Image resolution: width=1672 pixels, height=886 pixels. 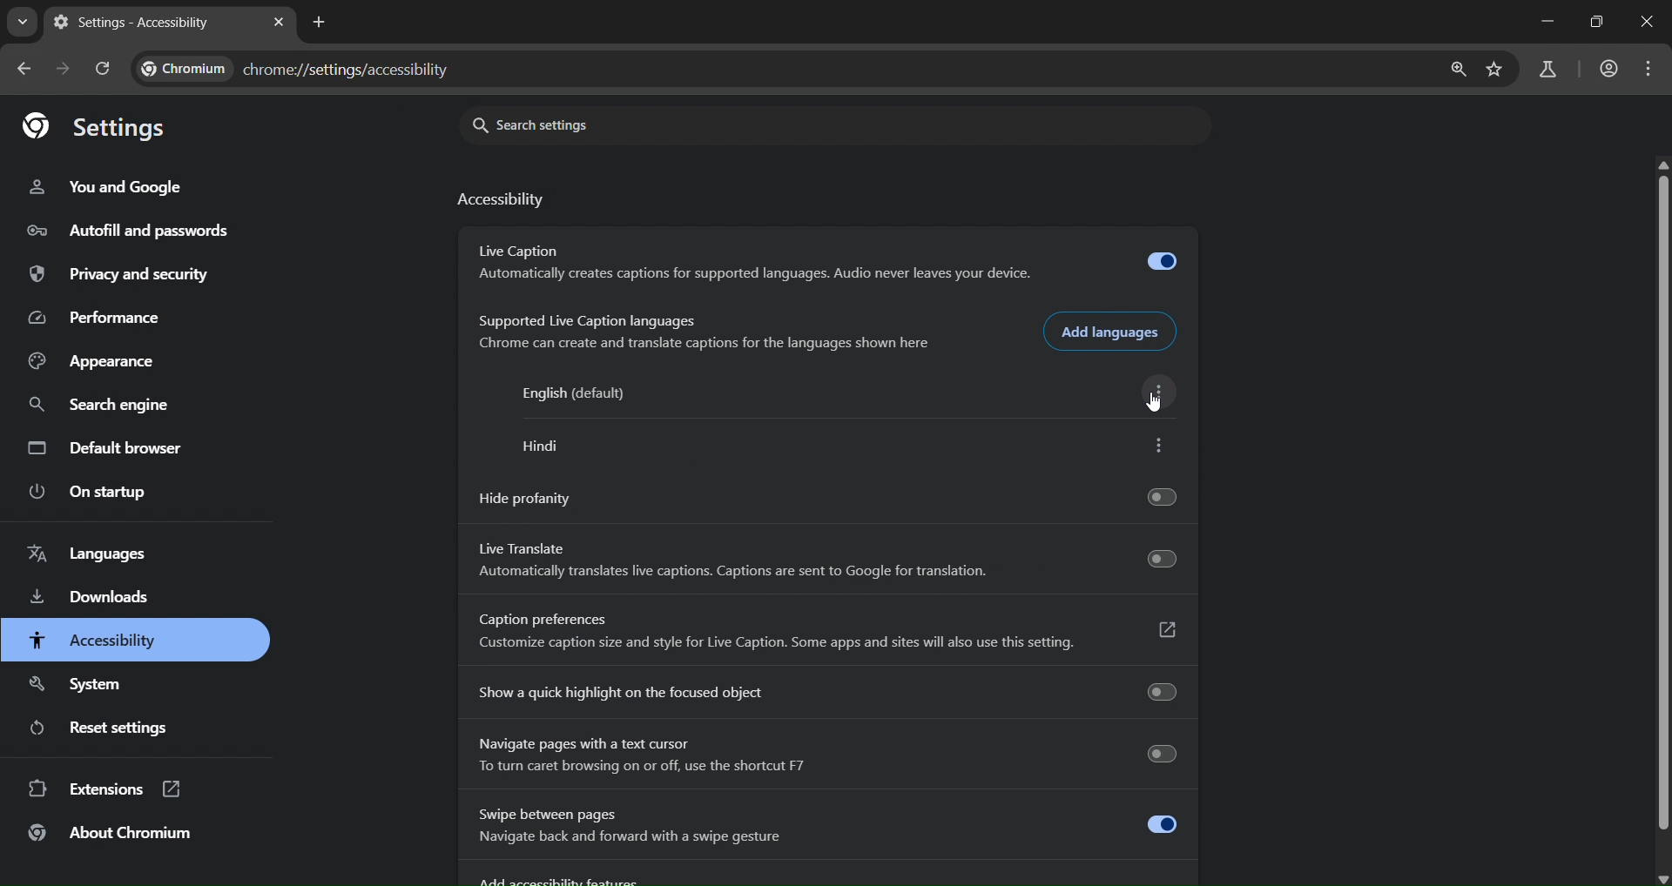 I want to click on scroll down, so click(x=1662, y=880).